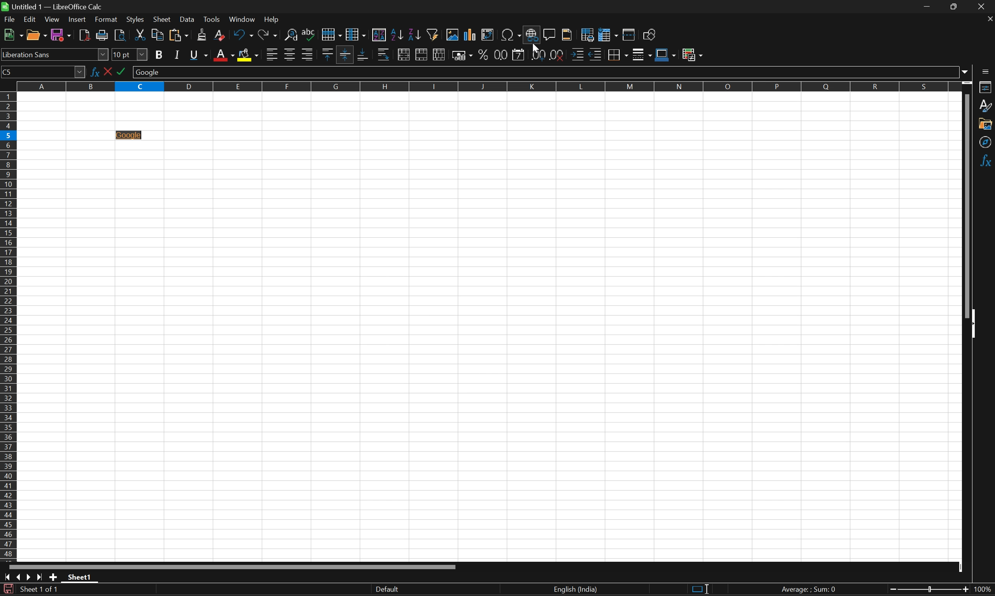 This screenshot has width=995, height=596. What do you see at coordinates (331, 32) in the screenshot?
I see `Row` at bounding box center [331, 32].